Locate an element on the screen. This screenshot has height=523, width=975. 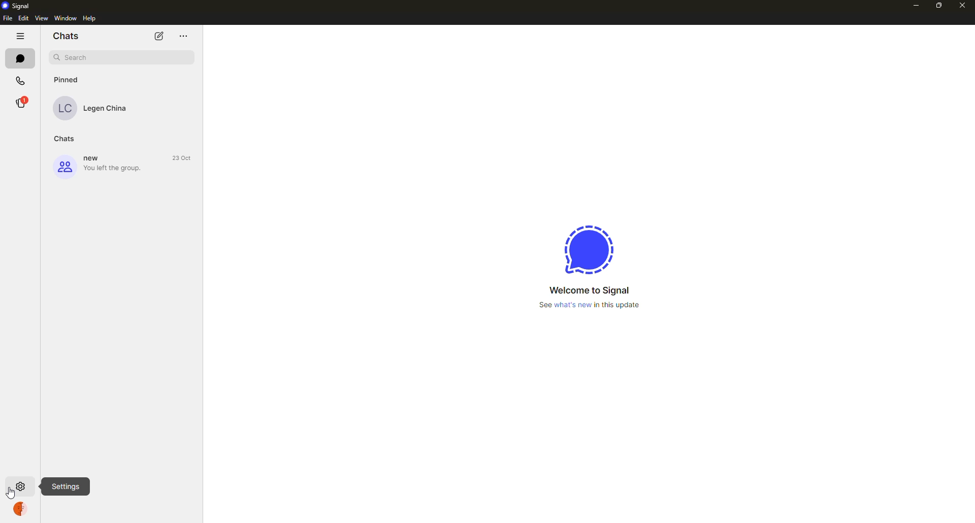
more options is located at coordinates (19, 36).